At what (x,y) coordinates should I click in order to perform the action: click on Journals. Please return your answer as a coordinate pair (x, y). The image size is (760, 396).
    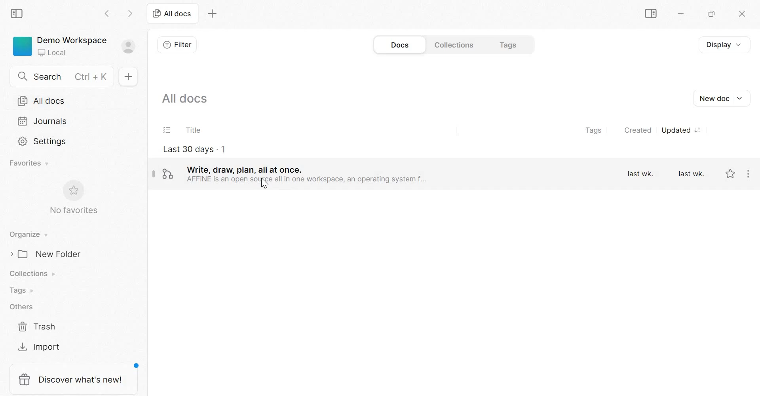
    Looking at the image, I should click on (48, 122).